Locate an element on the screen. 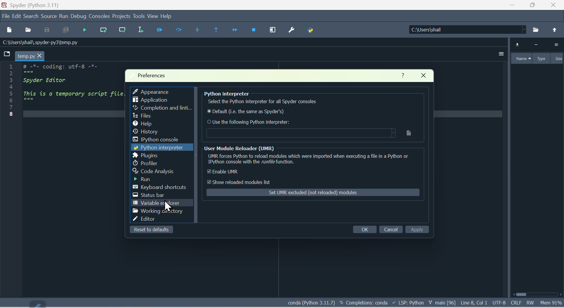  file is located at coordinates (6, 15).